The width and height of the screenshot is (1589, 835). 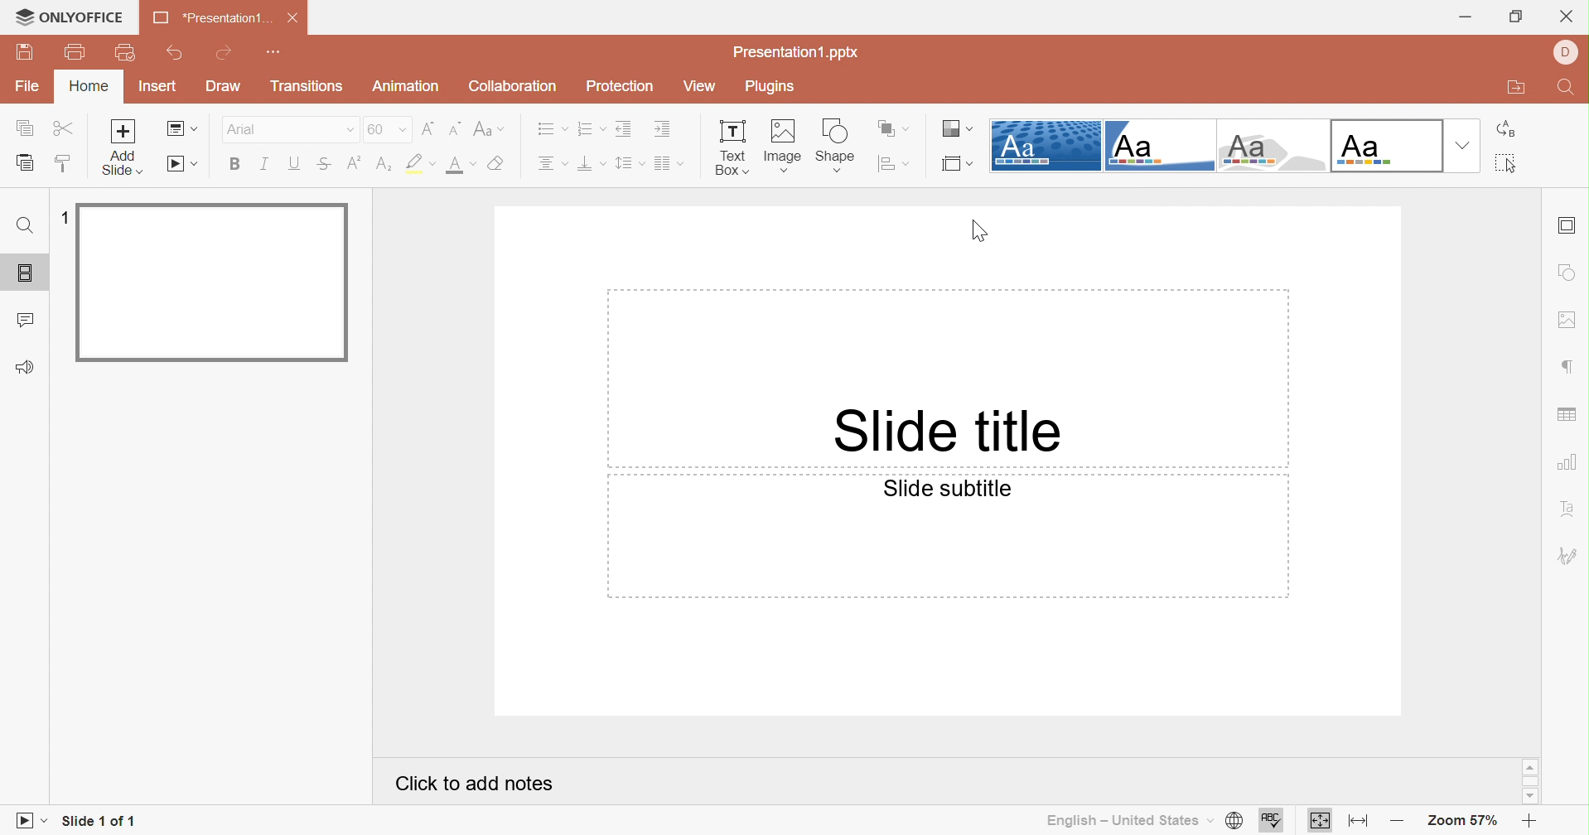 I want to click on Slide subtitle, so click(x=947, y=488).